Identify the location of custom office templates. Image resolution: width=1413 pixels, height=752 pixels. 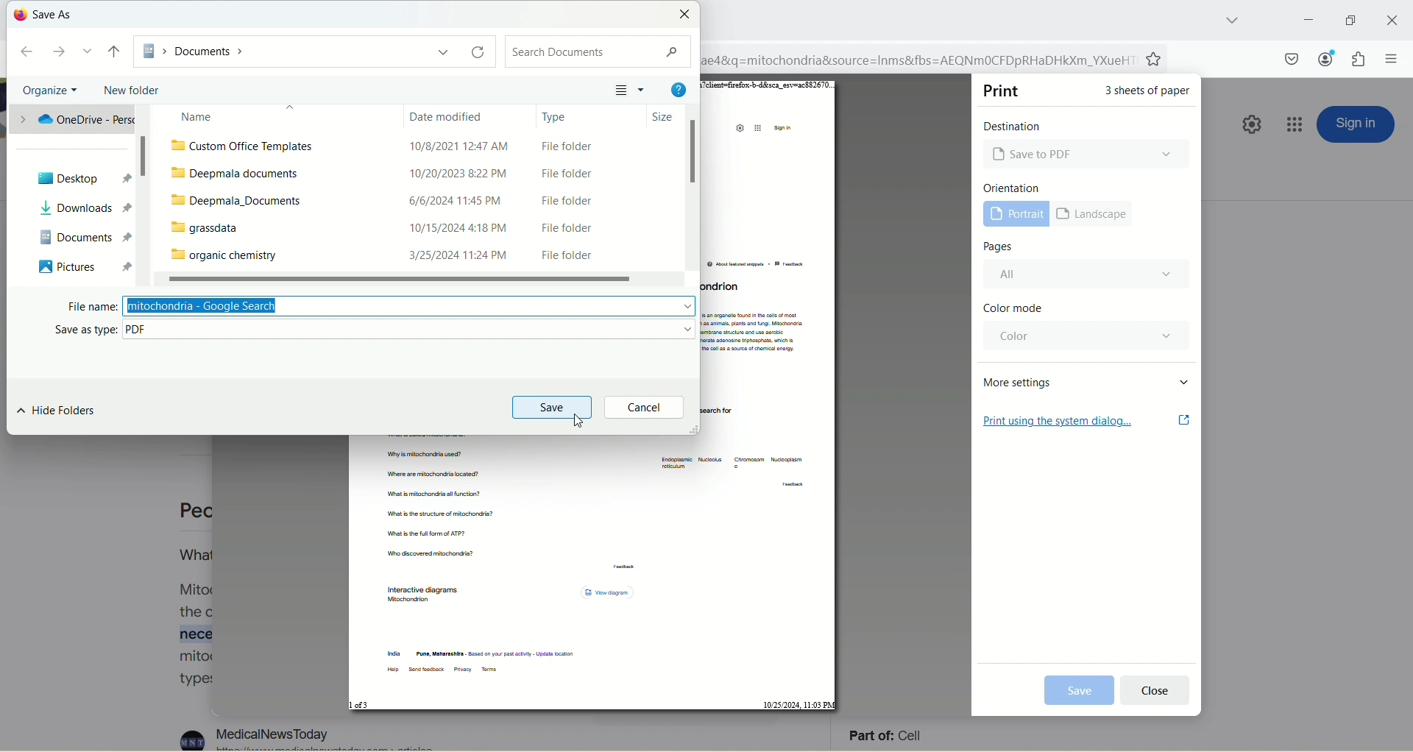
(421, 146).